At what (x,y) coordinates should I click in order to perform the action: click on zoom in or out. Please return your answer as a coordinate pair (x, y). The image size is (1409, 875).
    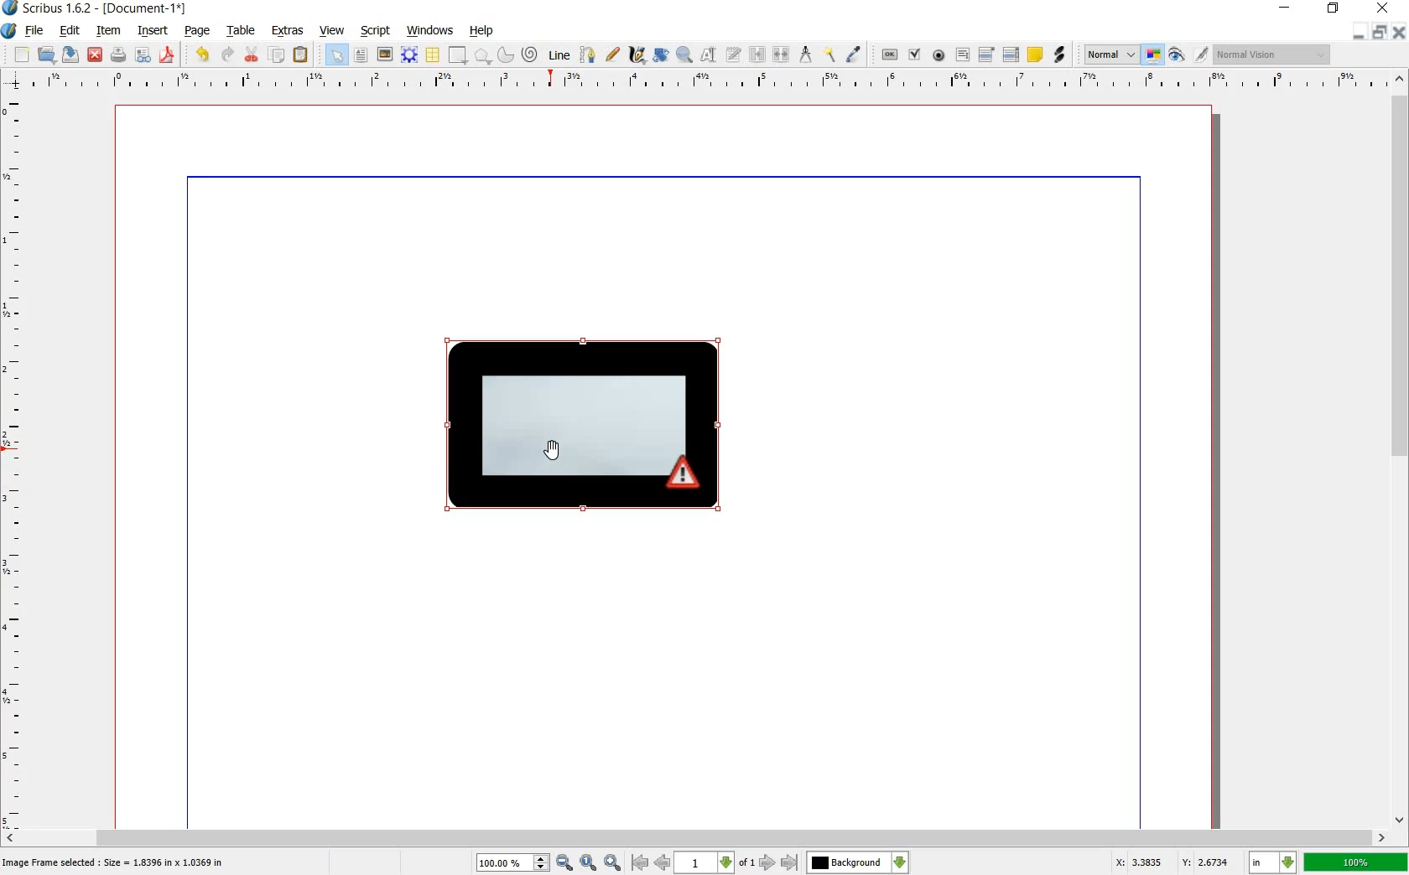
    Looking at the image, I should click on (684, 53).